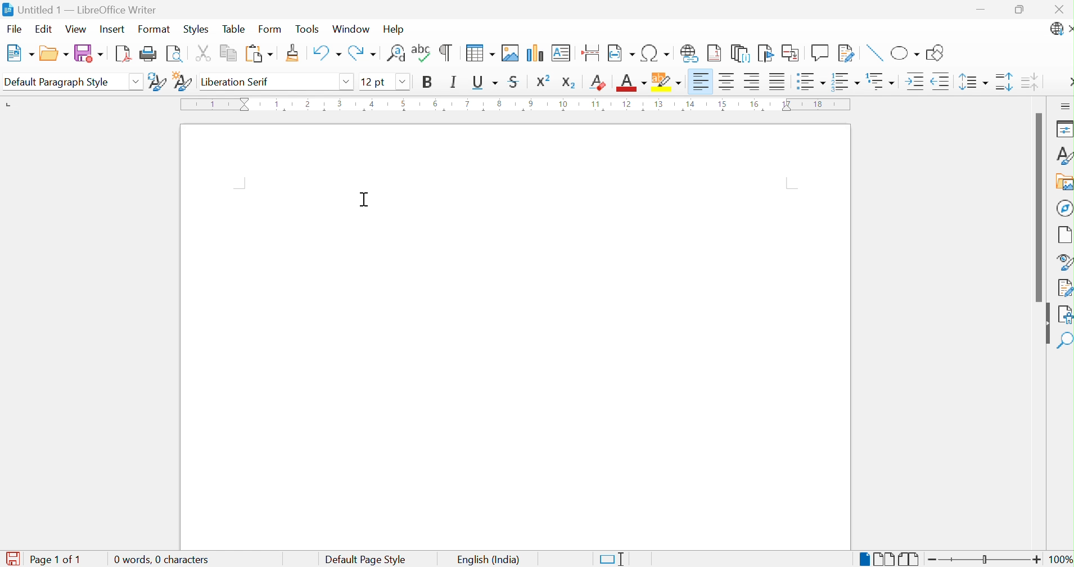  I want to click on Liberation Serif, so click(234, 82).